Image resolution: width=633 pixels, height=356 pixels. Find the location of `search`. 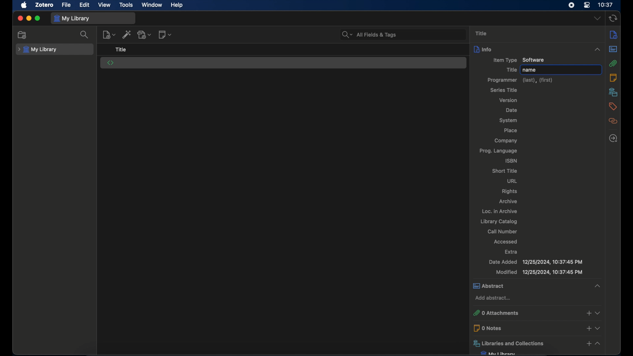

search is located at coordinates (85, 35).